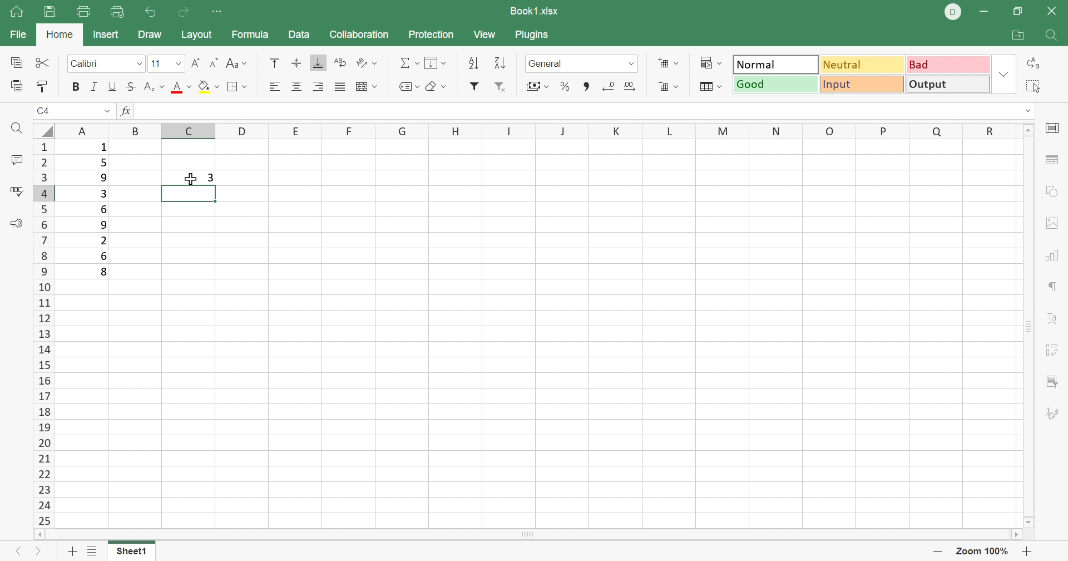 This screenshot has width=1068, height=561. I want to click on Accounting style, so click(536, 86).